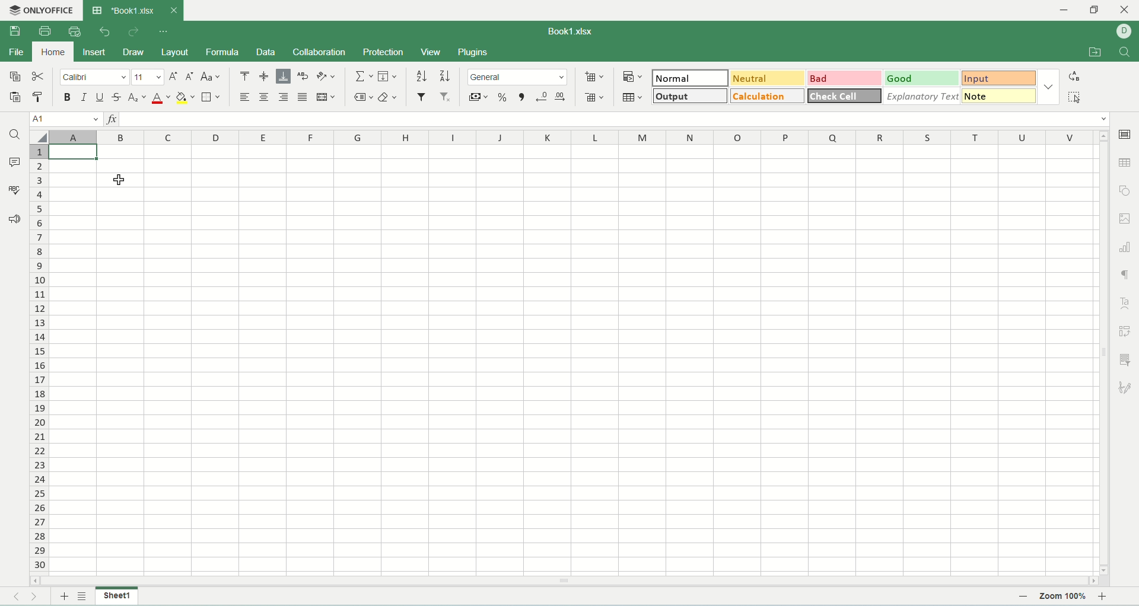 This screenshot has height=606, width=1139. Describe the element at coordinates (133, 33) in the screenshot. I see `redo` at that location.